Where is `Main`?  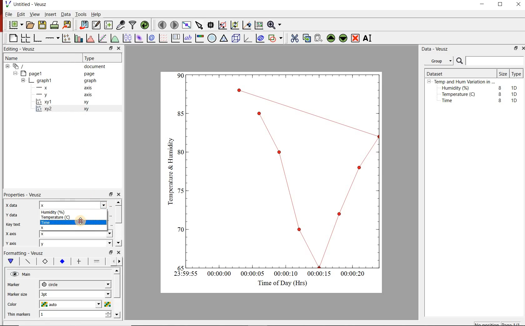
Main is located at coordinates (31, 275).